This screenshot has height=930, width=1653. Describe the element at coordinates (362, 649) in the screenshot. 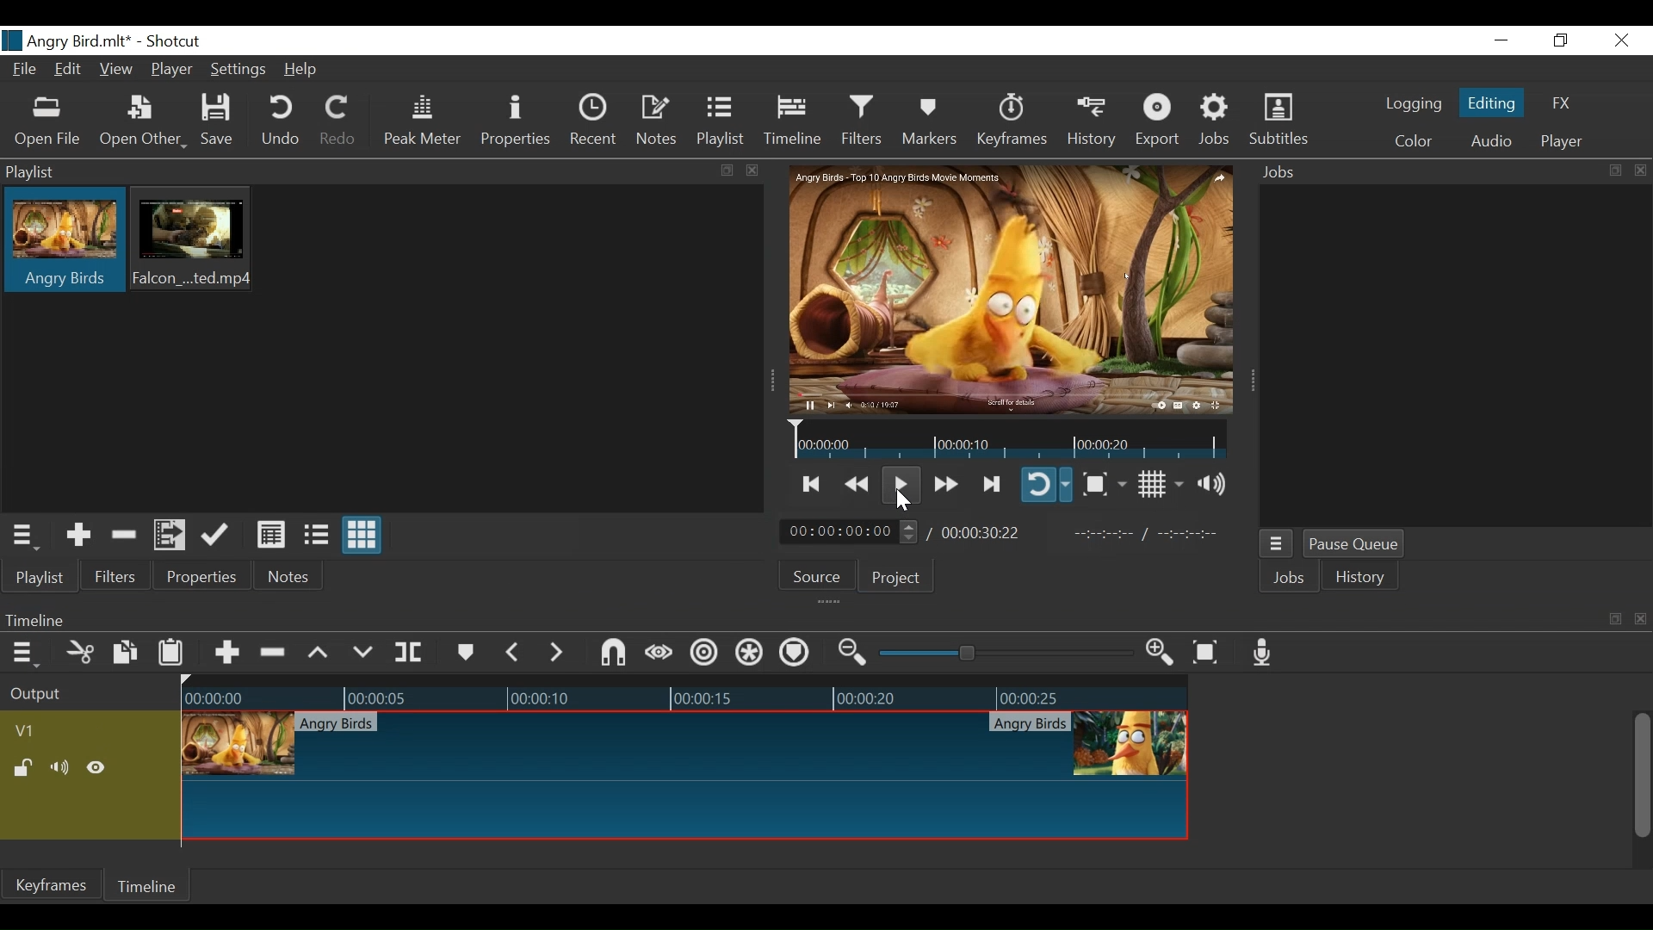

I see `Overwrite` at that location.